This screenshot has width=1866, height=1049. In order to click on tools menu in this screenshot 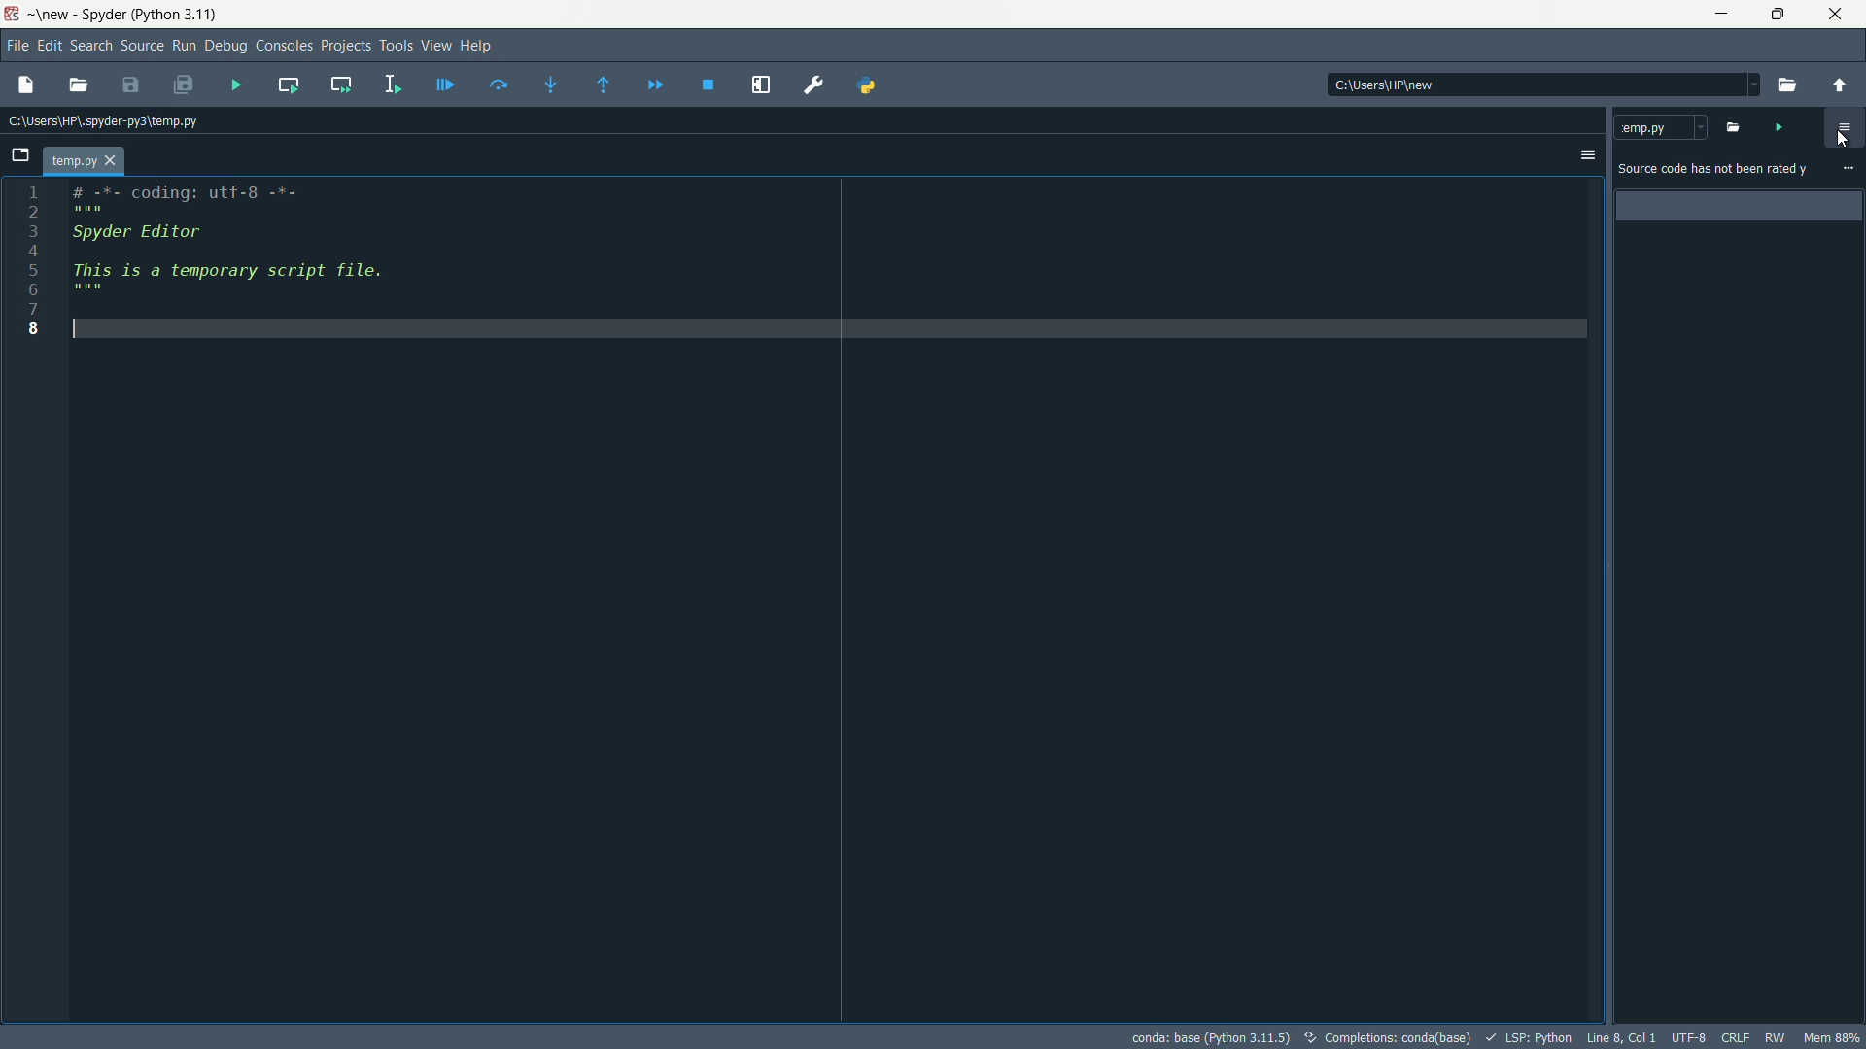, I will do `click(395, 48)`.